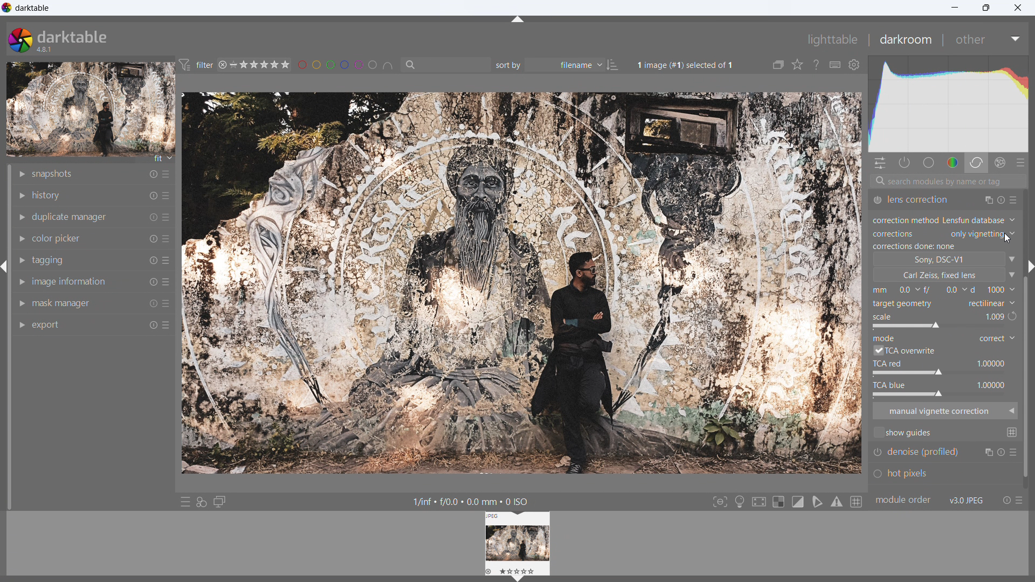 This screenshot has width=1035, height=582. I want to click on change global guide settings, so click(1012, 432).